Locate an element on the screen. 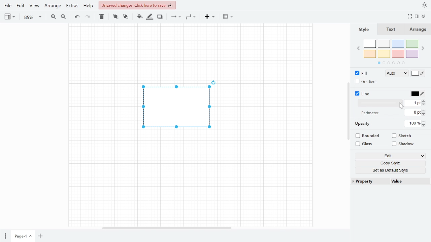  Style is located at coordinates (364, 28).